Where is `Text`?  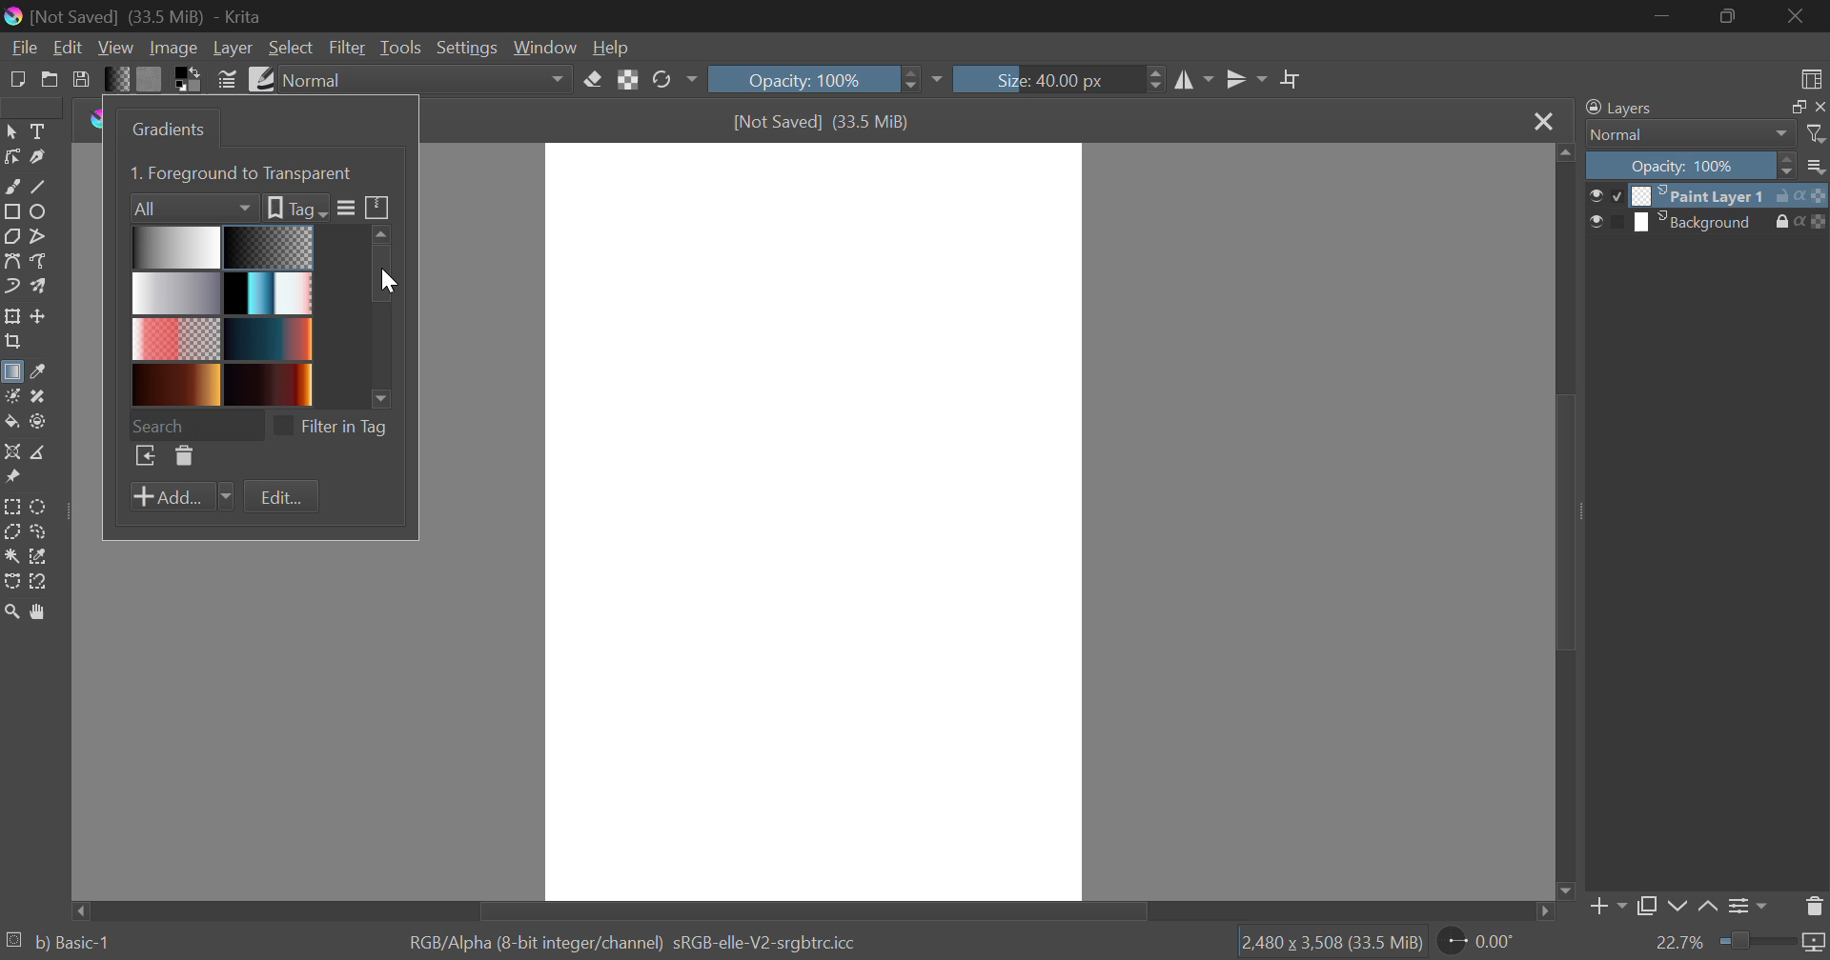 Text is located at coordinates (36, 130).